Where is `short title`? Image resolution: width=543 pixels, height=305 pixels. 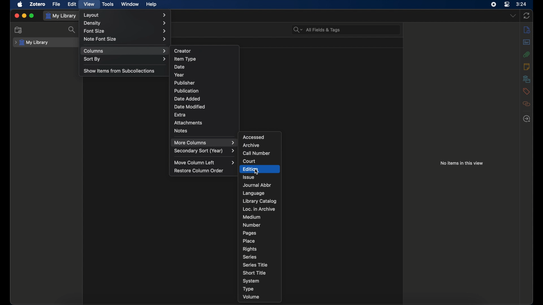 short title is located at coordinates (254, 273).